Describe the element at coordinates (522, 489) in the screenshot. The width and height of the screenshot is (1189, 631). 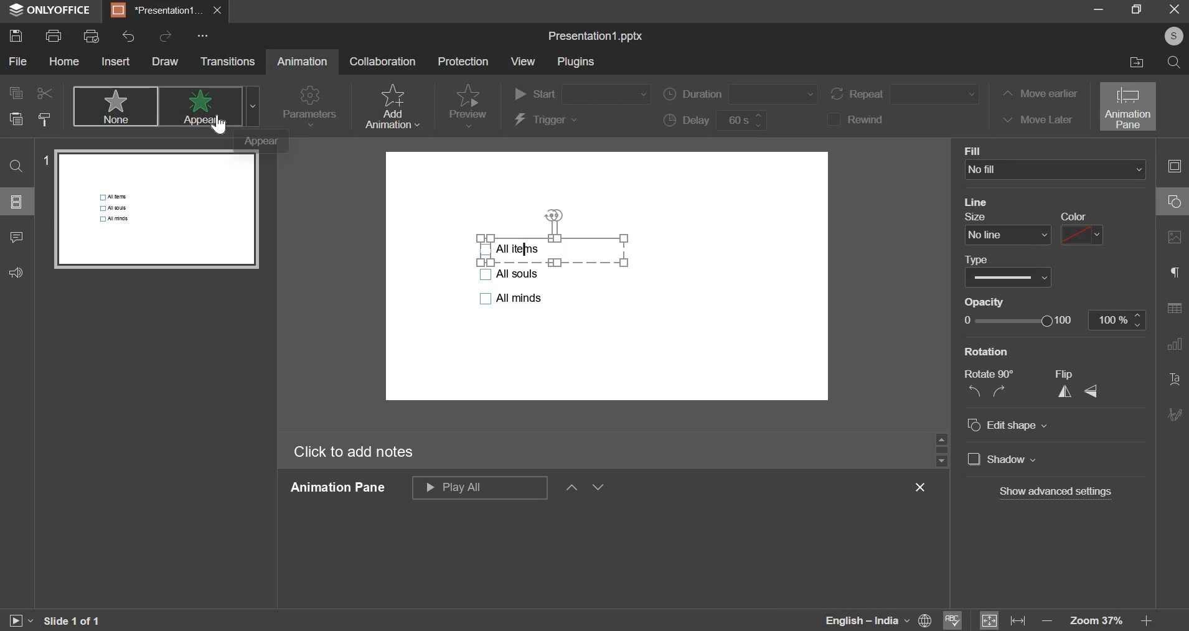
I see `animation pane` at that location.